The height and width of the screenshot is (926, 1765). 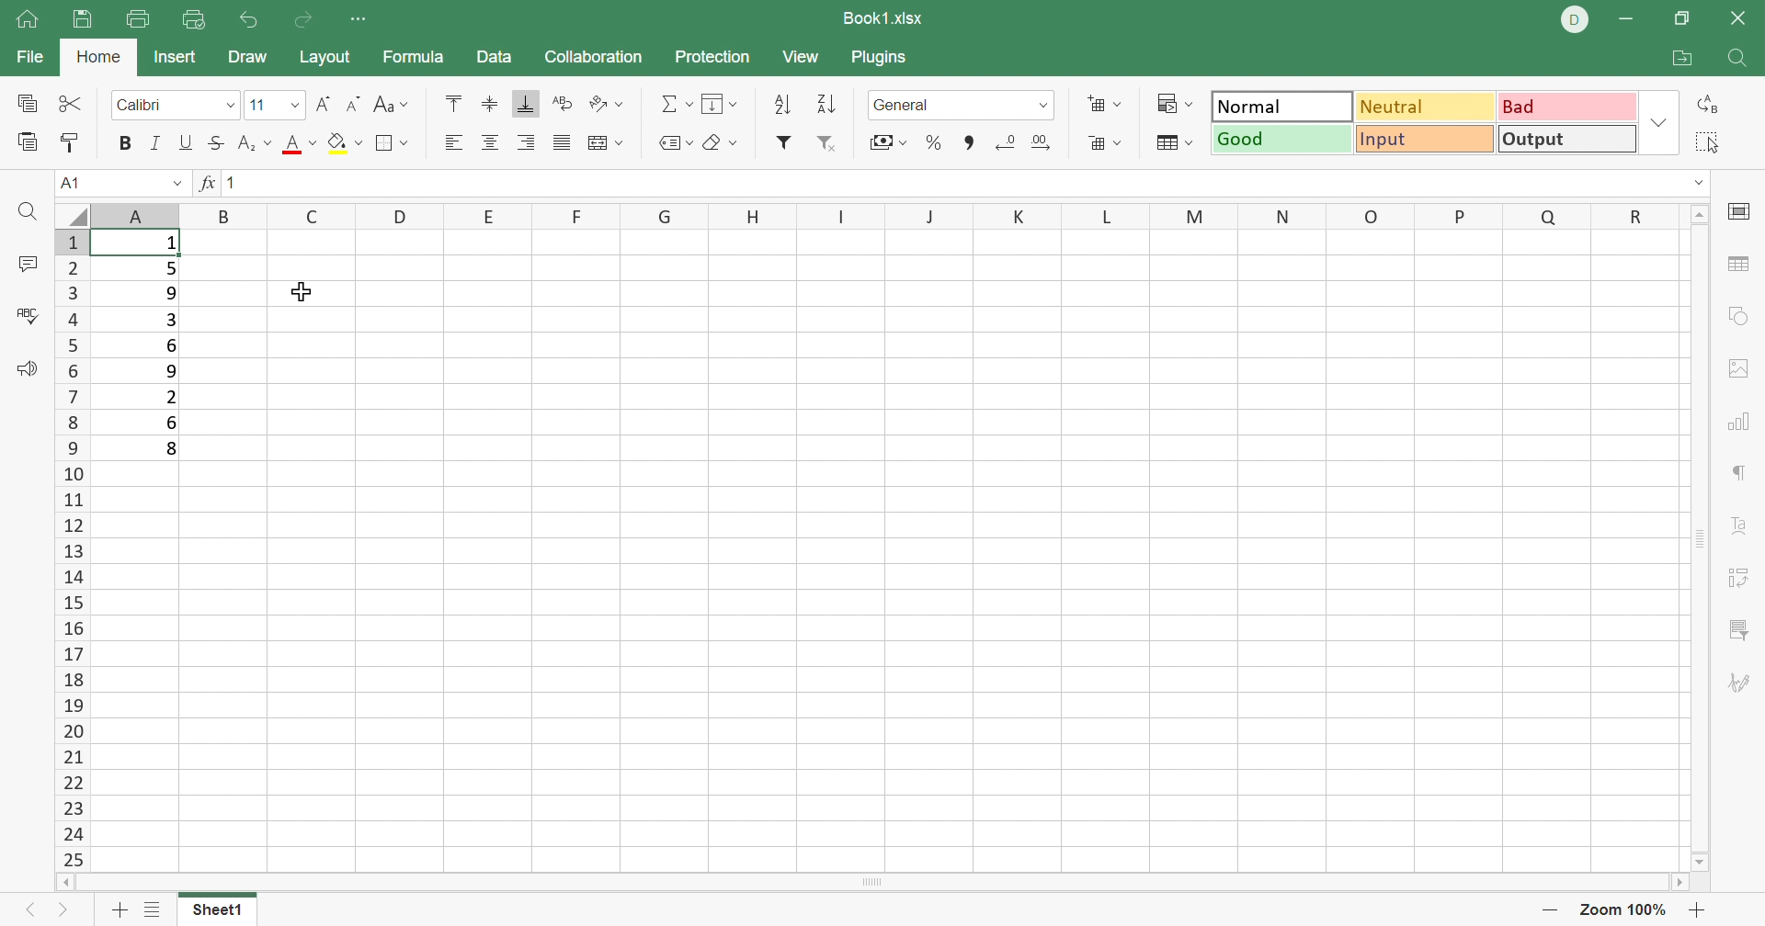 I want to click on Borders, so click(x=394, y=143).